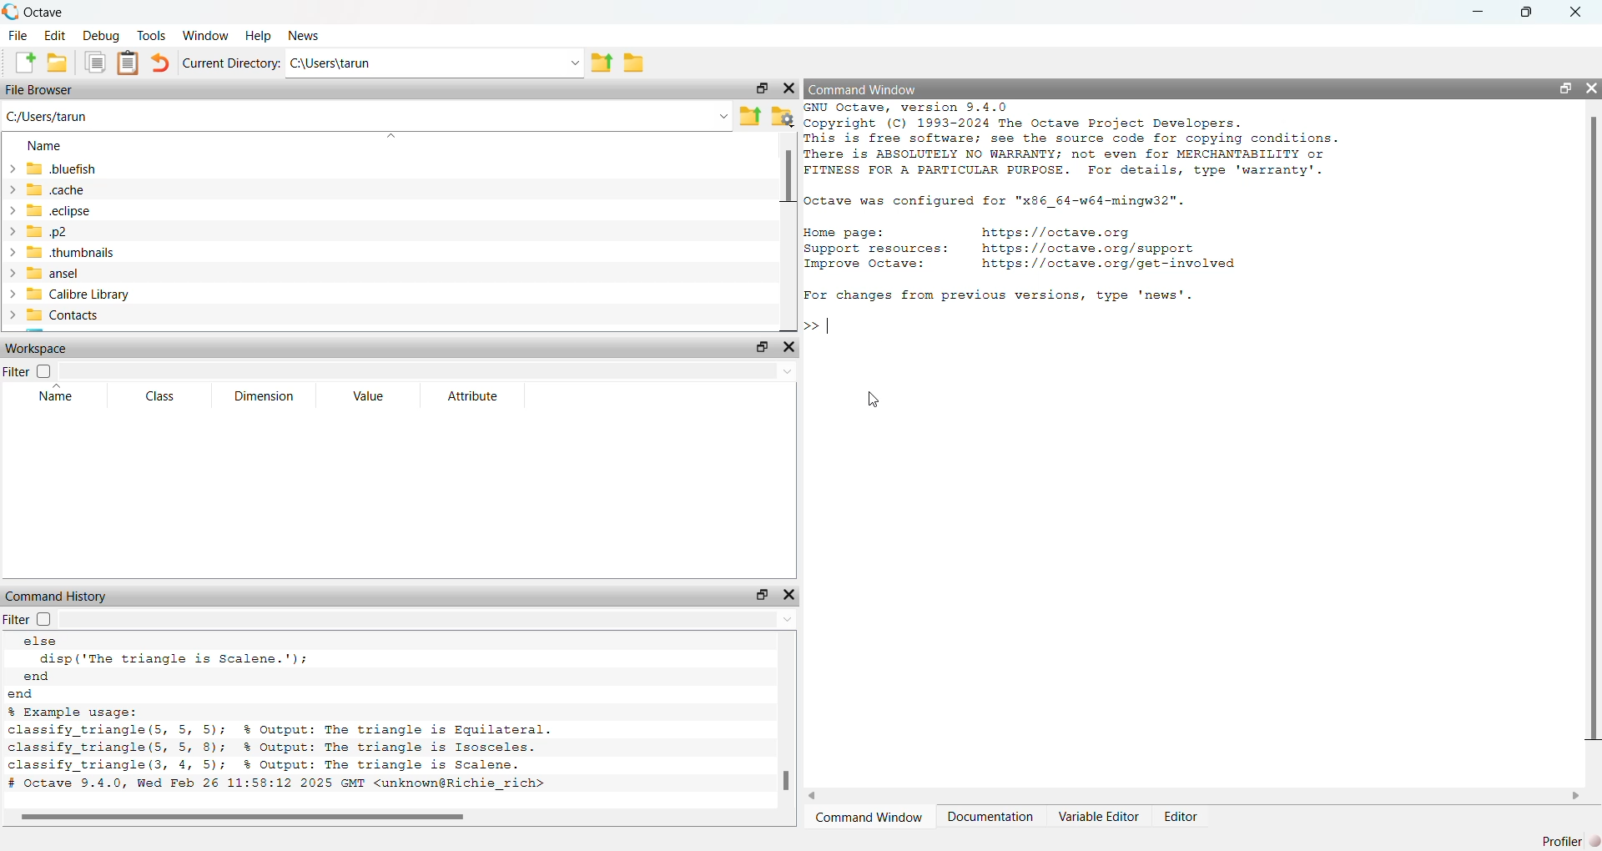 This screenshot has height=851, width=1602. Describe the element at coordinates (865, 90) in the screenshot. I see `command window` at that location.